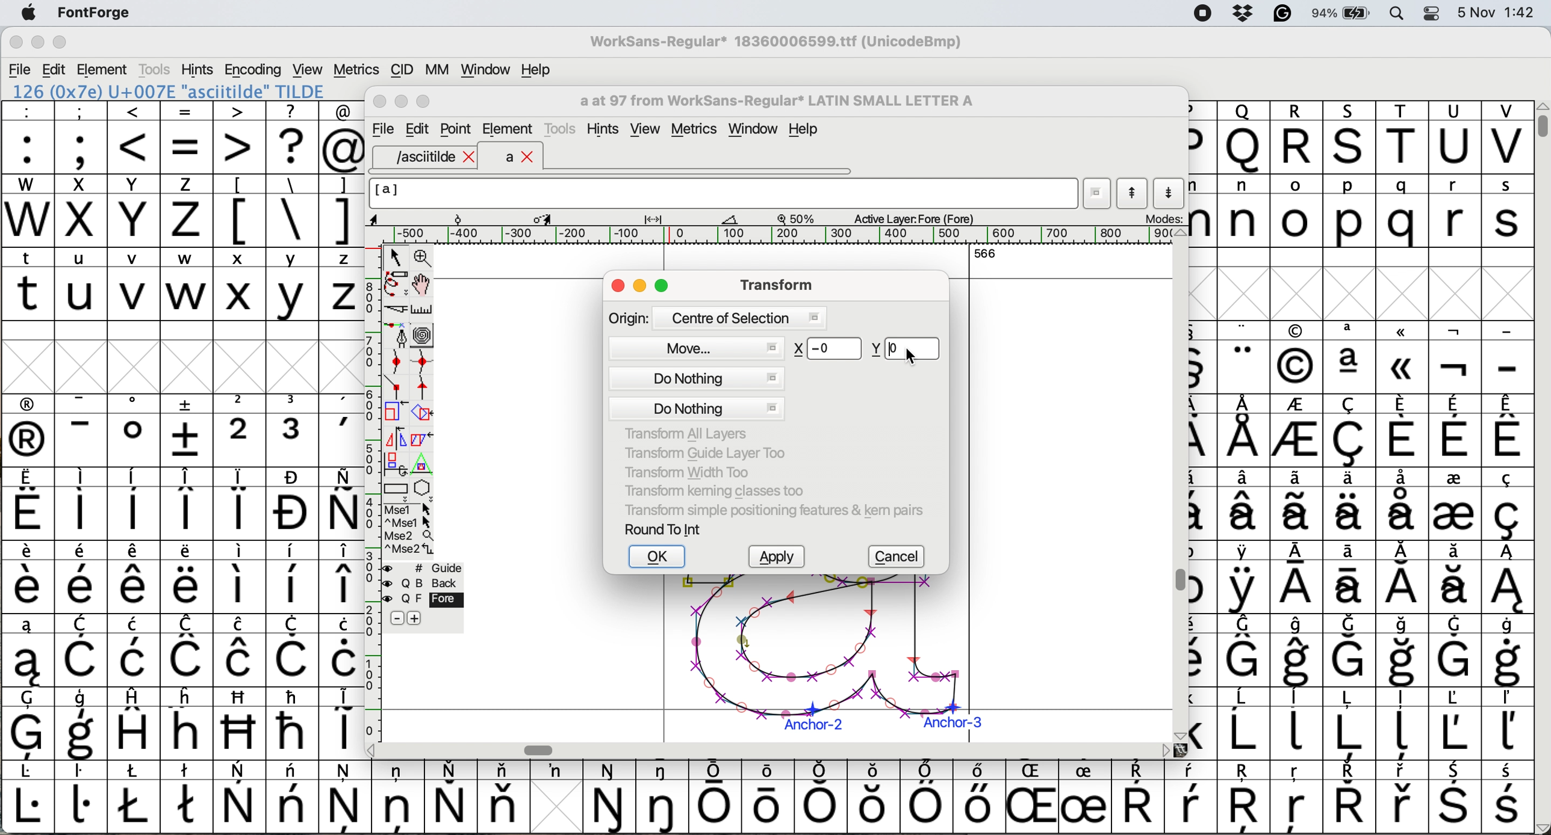  I want to click on symbol, so click(85, 652).